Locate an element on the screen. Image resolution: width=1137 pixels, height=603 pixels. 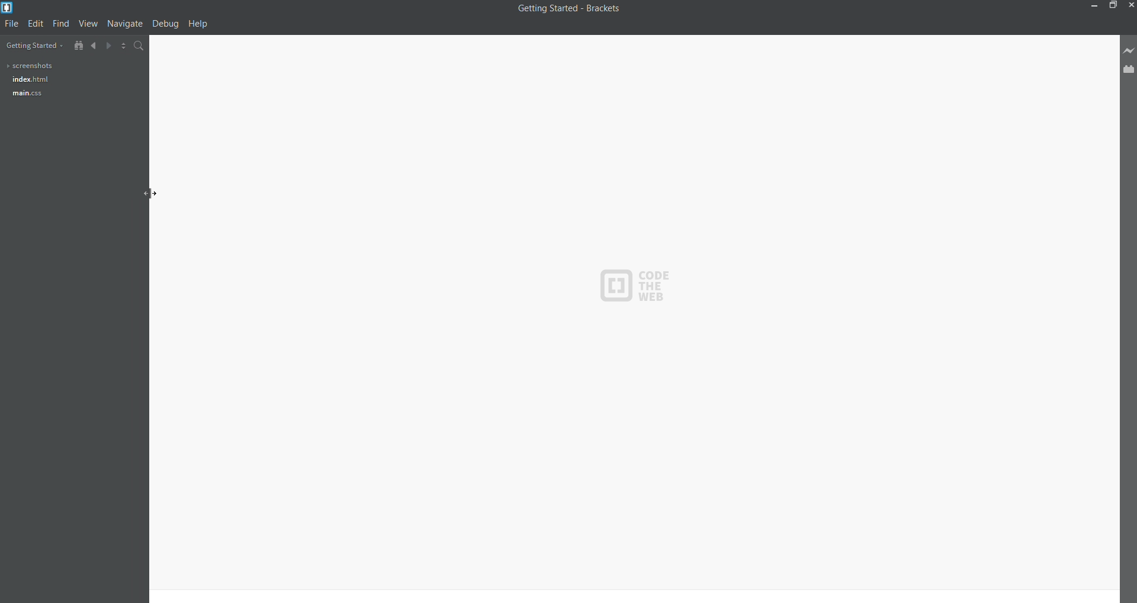
extension manager is located at coordinates (1129, 69).